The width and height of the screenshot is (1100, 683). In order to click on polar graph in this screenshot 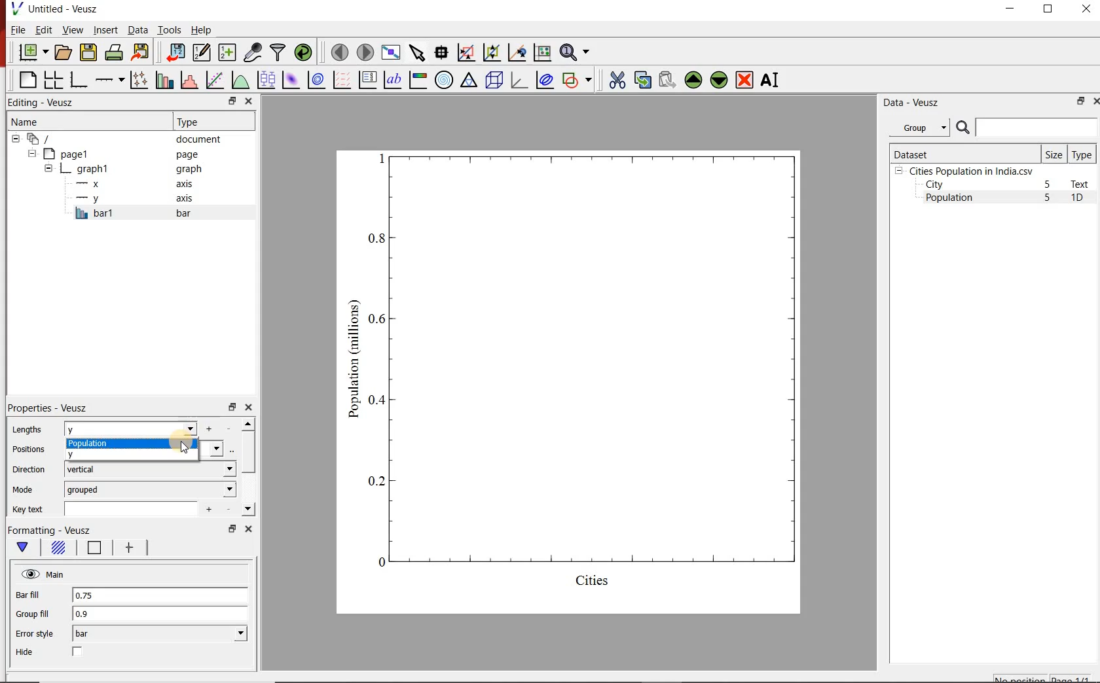, I will do `click(444, 79)`.